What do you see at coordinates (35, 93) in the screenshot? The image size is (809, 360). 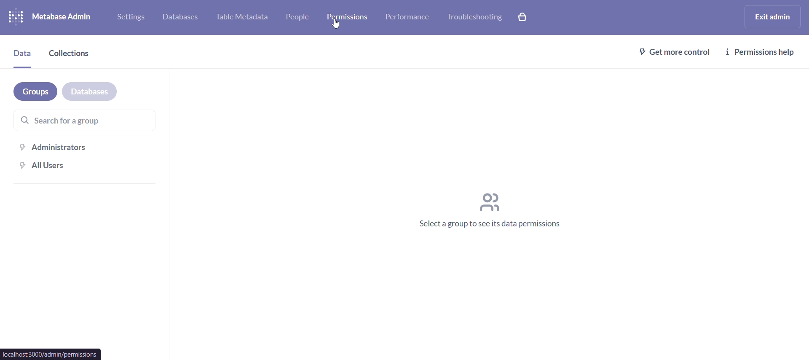 I see `groups` at bounding box center [35, 93].